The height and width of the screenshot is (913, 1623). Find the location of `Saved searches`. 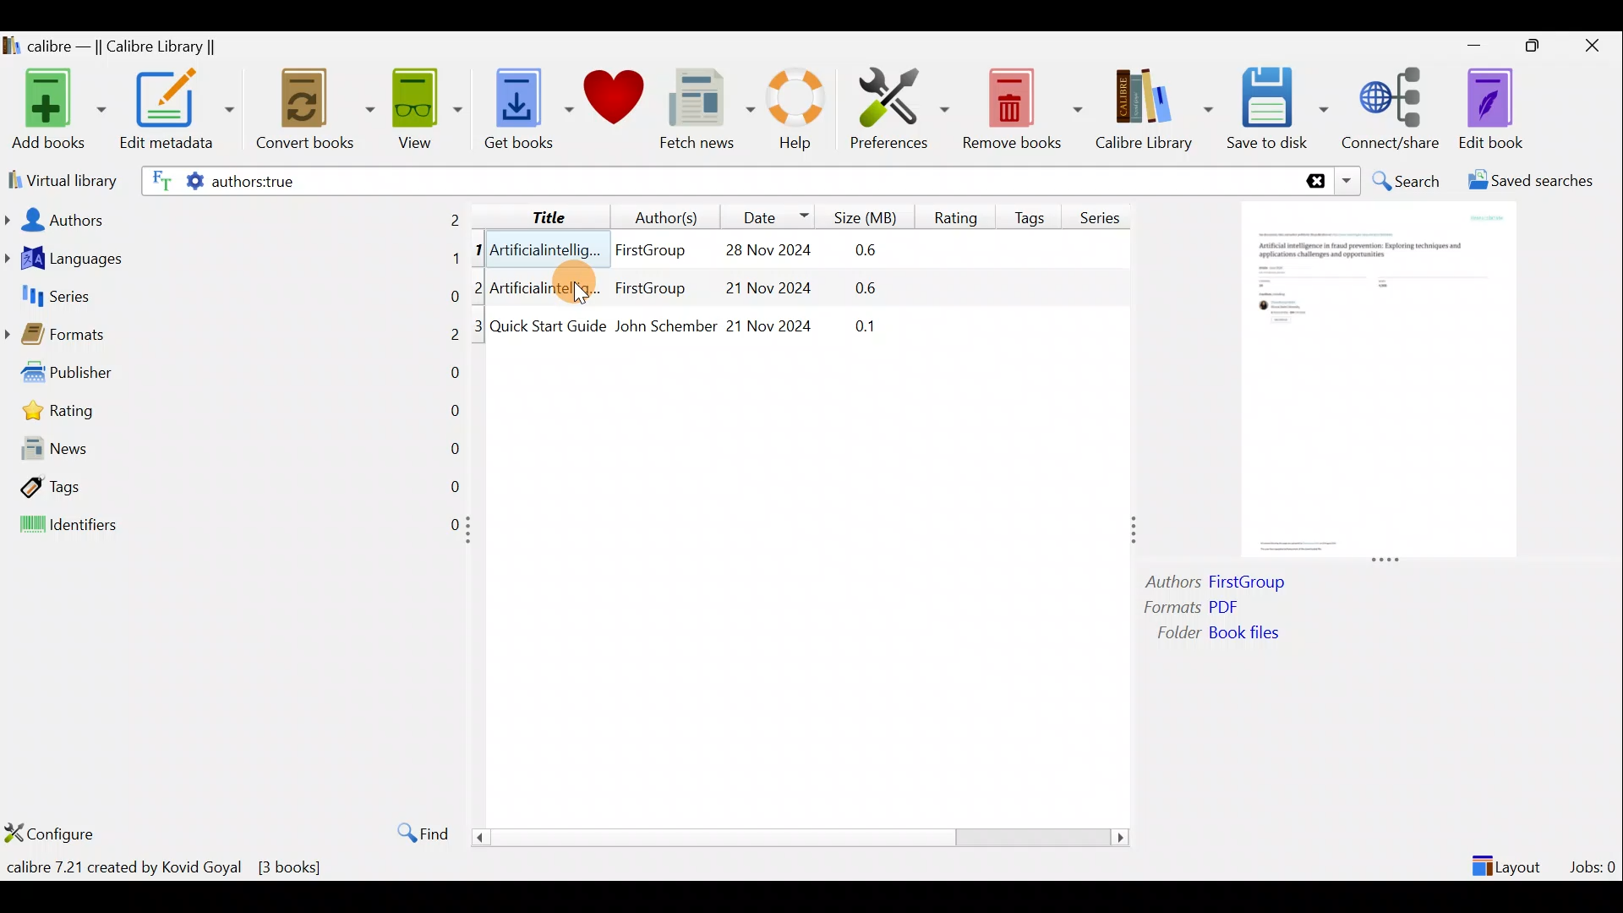

Saved searches is located at coordinates (1536, 183).